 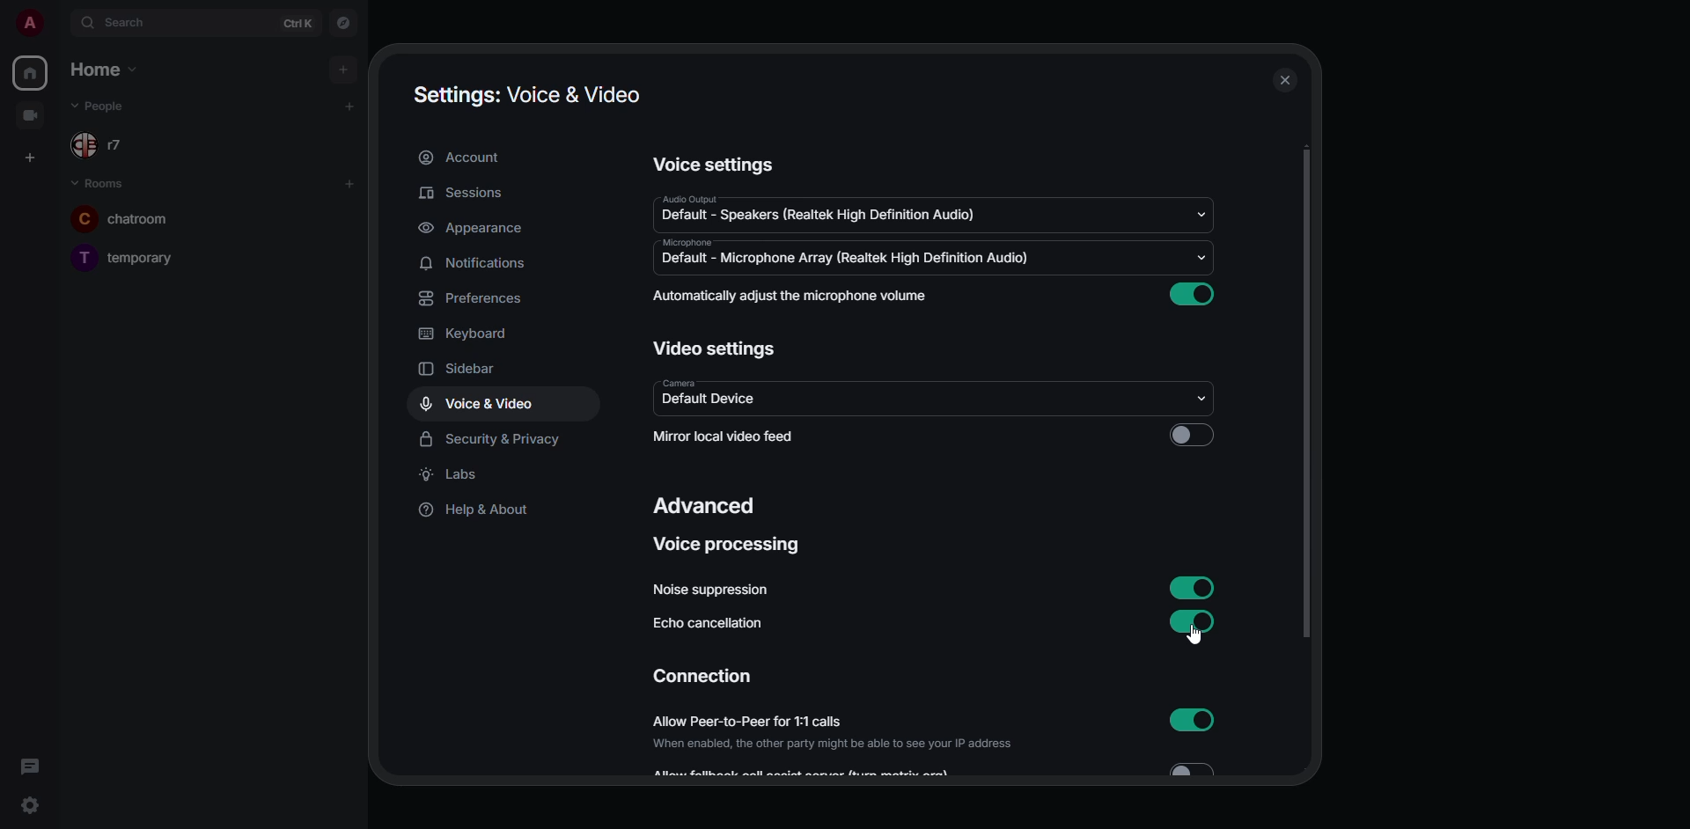 What do you see at coordinates (30, 73) in the screenshot?
I see `home` at bounding box center [30, 73].